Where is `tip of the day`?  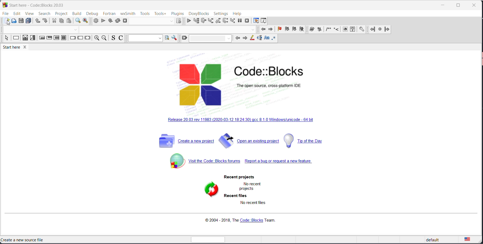 tip of the day is located at coordinates (311, 140).